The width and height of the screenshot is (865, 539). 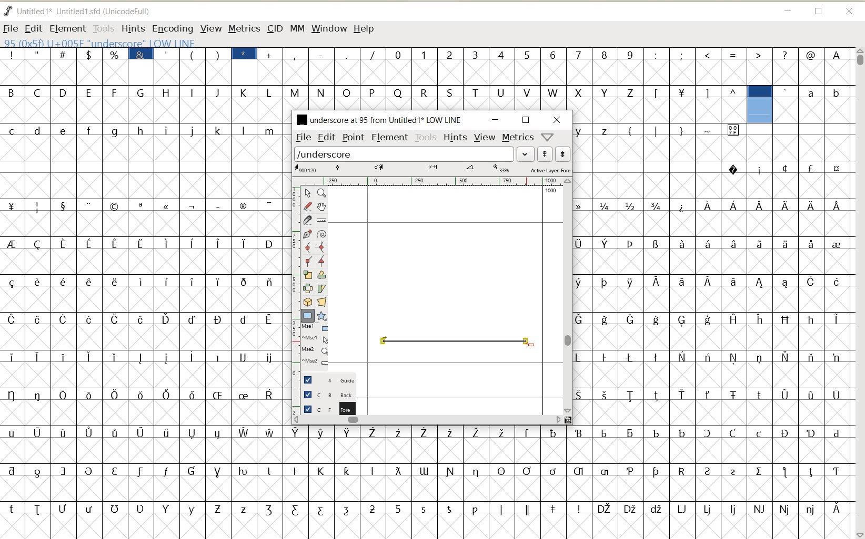 What do you see at coordinates (307, 275) in the screenshot?
I see `scale the selection` at bounding box center [307, 275].